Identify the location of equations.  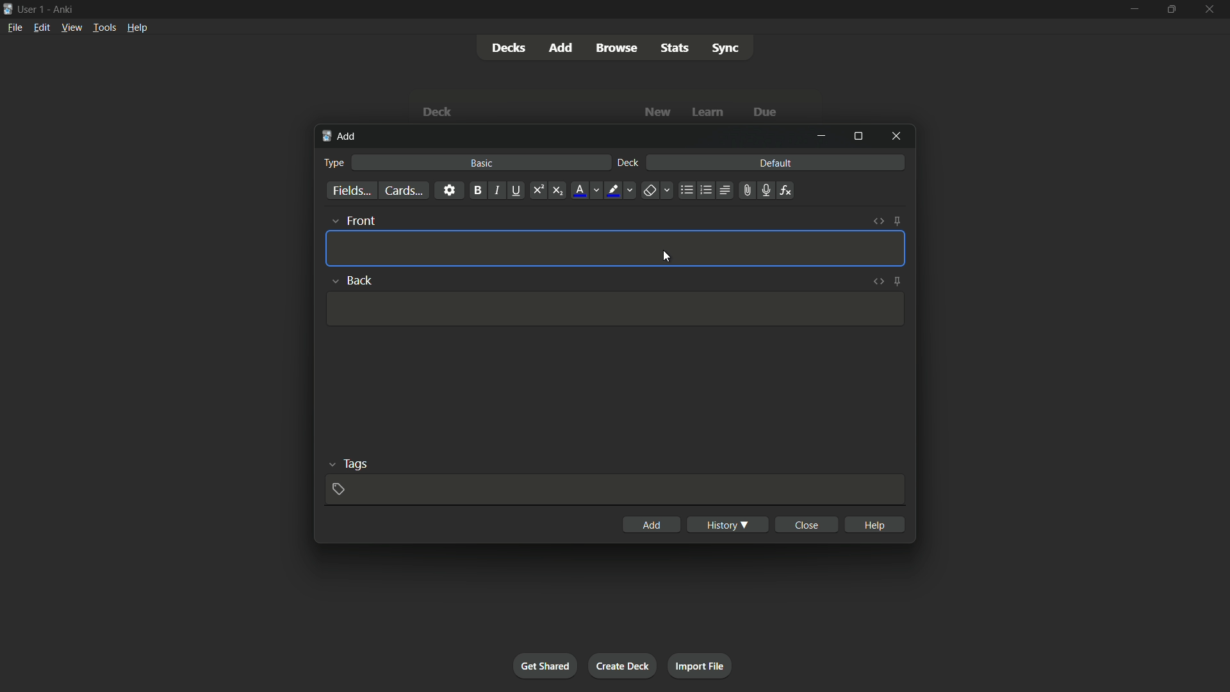
(785, 190).